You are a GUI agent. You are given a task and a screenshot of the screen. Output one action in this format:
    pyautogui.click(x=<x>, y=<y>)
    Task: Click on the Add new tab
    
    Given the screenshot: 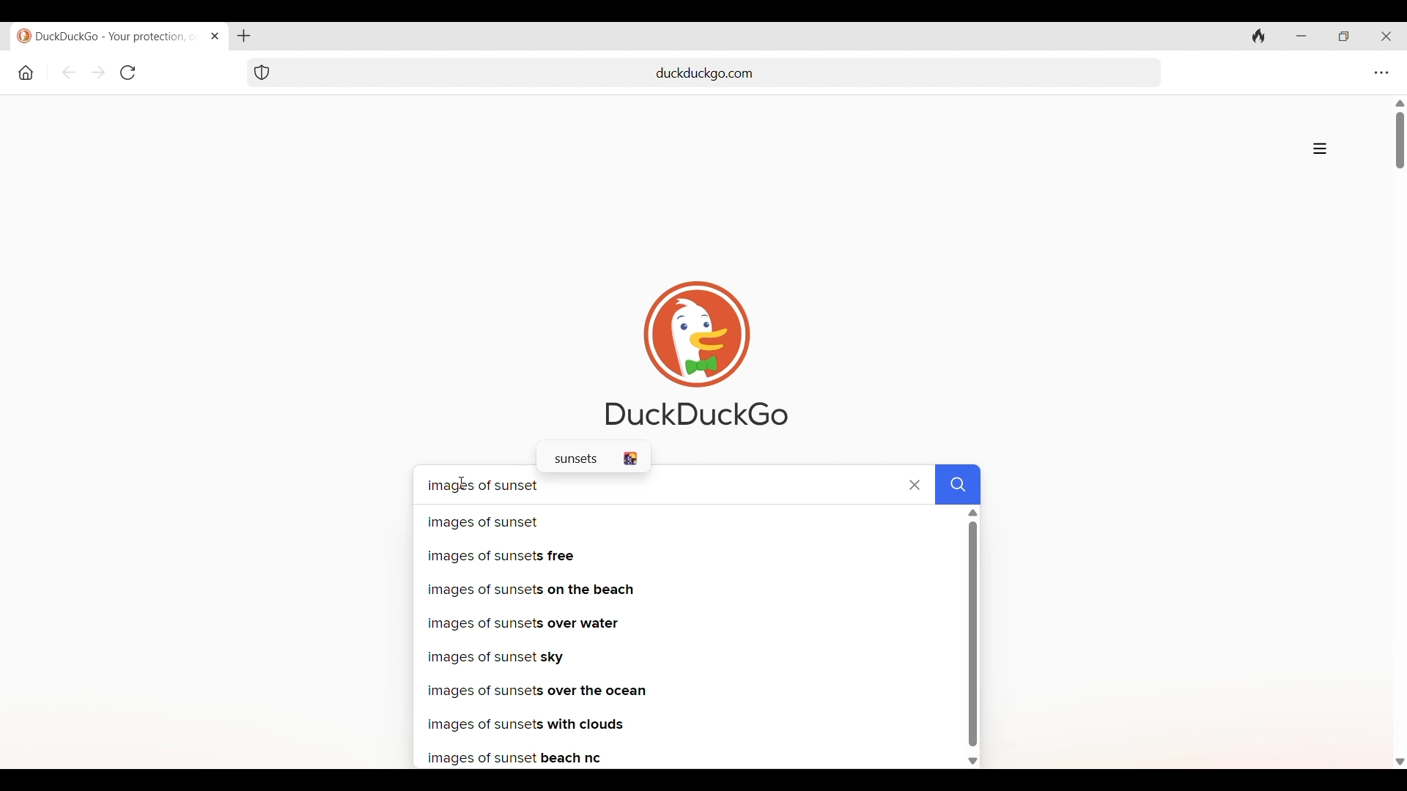 What is the action you would take?
    pyautogui.click(x=245, y=36)
    